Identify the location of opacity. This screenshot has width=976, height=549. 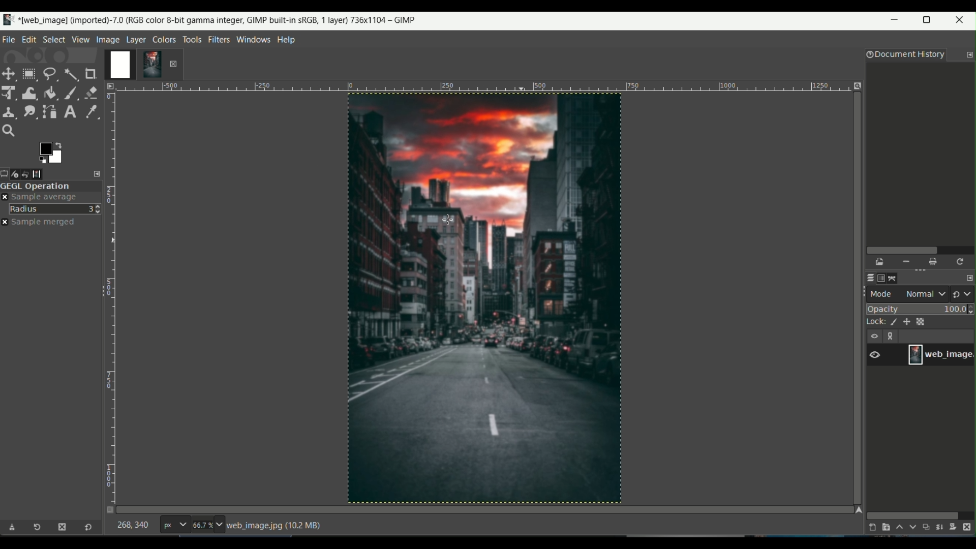
(921, 309).